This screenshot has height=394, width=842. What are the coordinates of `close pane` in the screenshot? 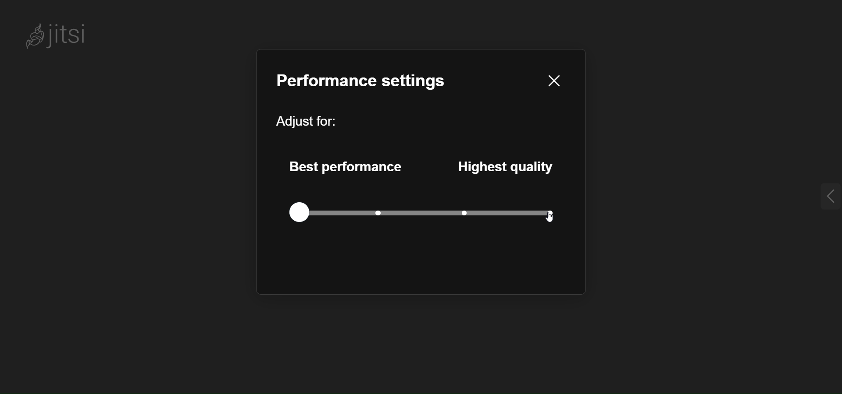 It's located at (557, 79).